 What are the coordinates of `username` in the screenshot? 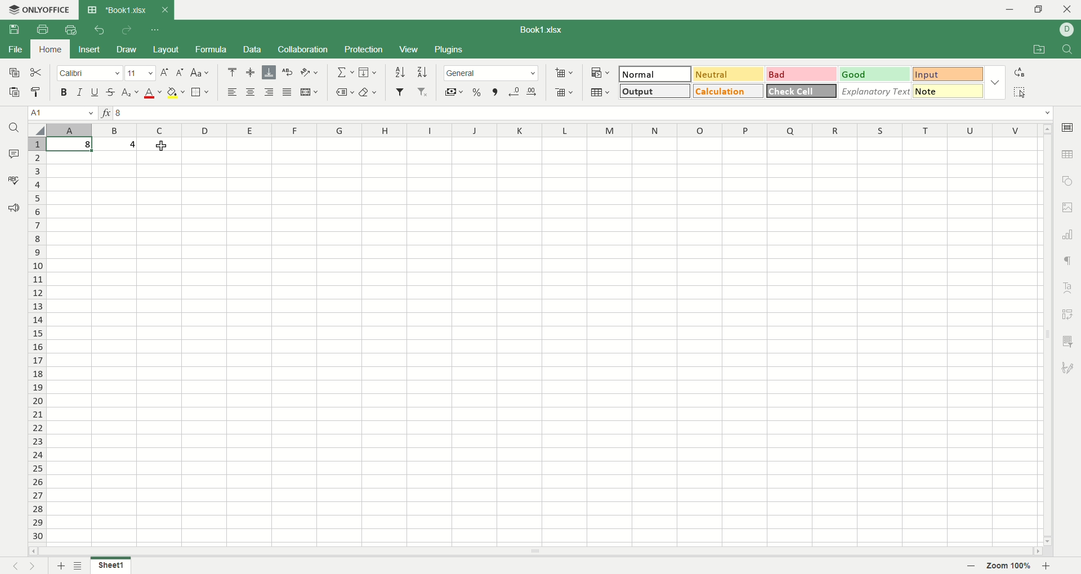 It's located at (1067, 30).